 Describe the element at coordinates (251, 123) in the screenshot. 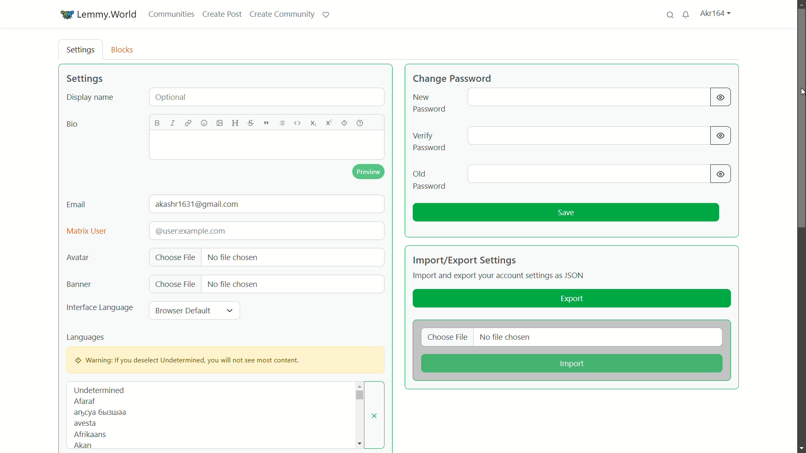

I see `strikethrough` at that location.